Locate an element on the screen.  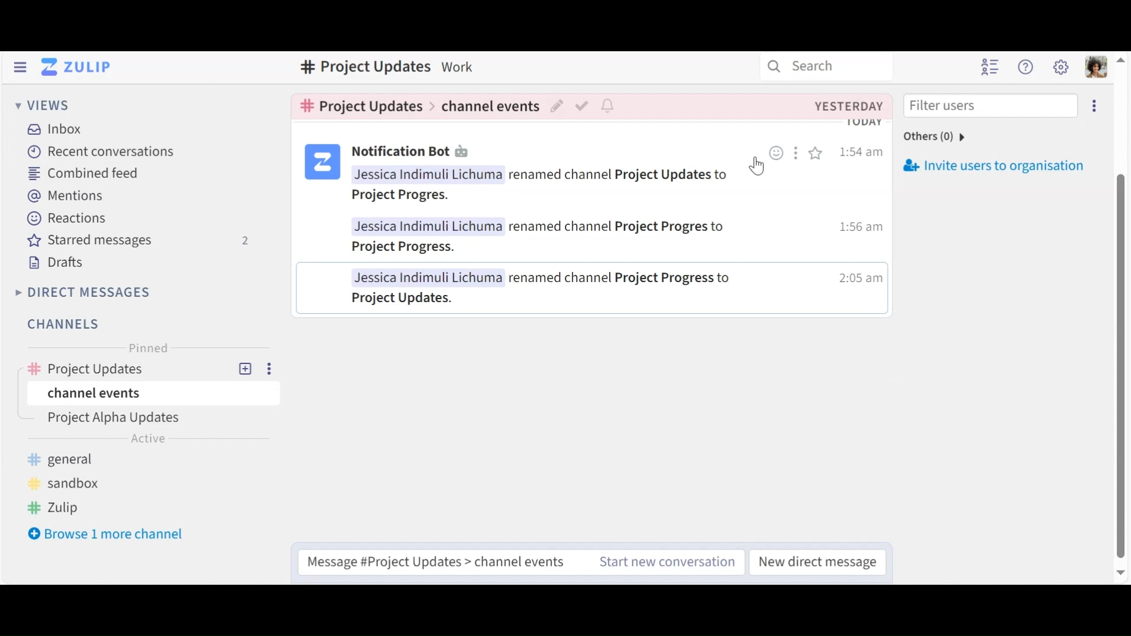
Channel events is located at coordinates (490, 104).